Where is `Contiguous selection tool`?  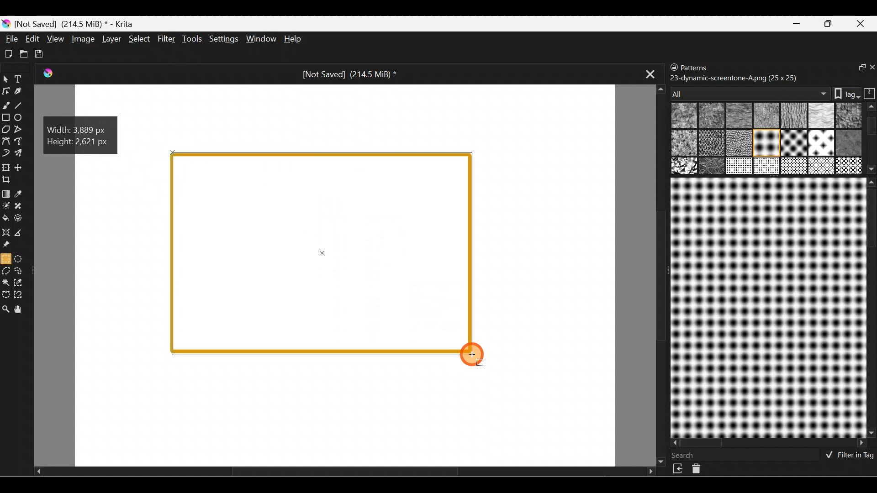 Contiguous selection tool is located at coordinates (6, 283).